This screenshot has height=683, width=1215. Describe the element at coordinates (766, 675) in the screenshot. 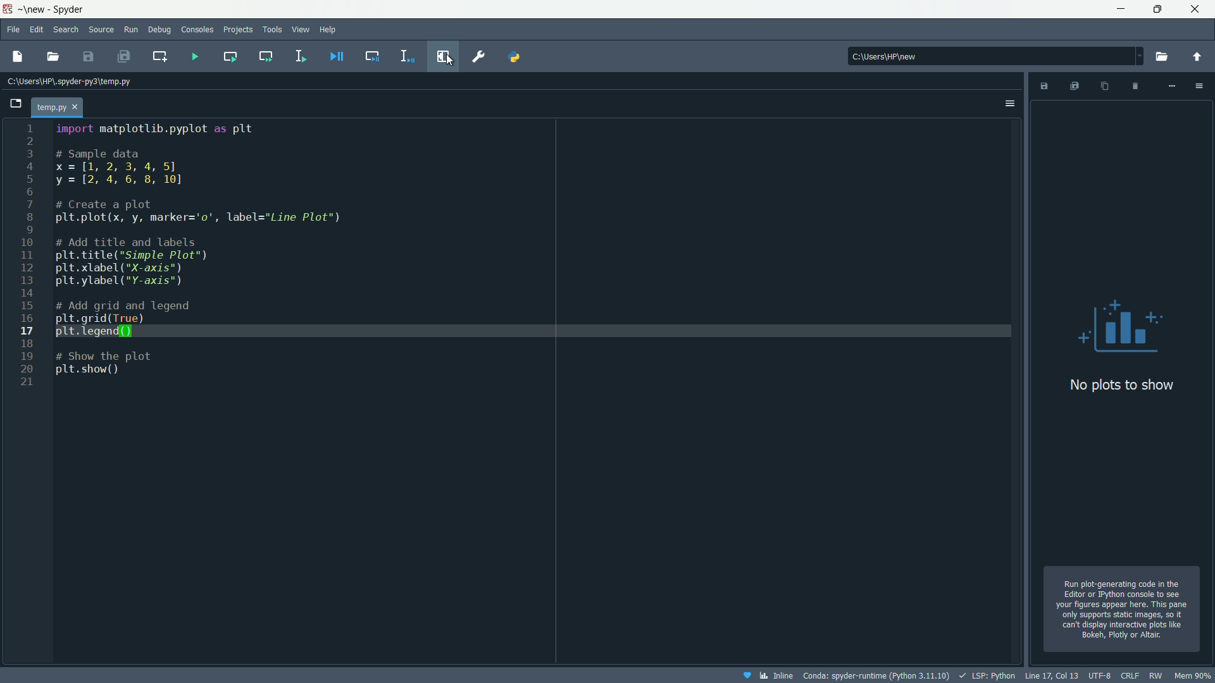

I see `inline` at that location.